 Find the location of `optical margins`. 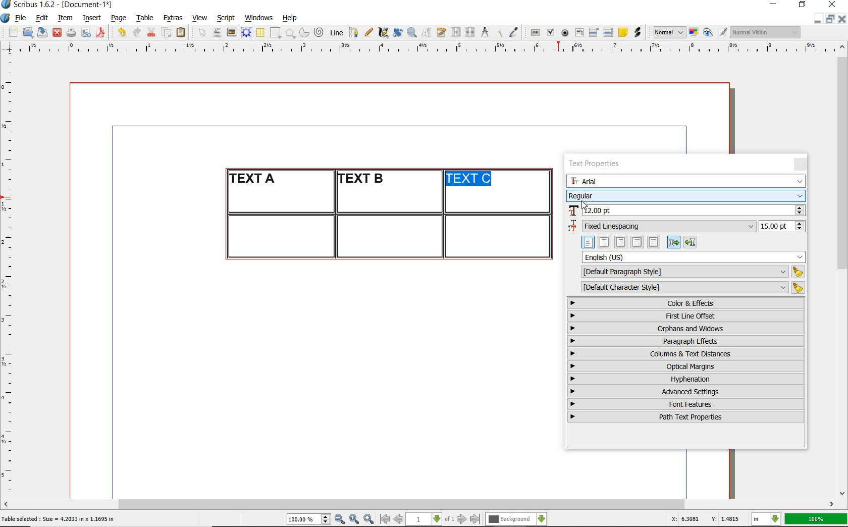

optical margins is located at coordinates (686, 366).